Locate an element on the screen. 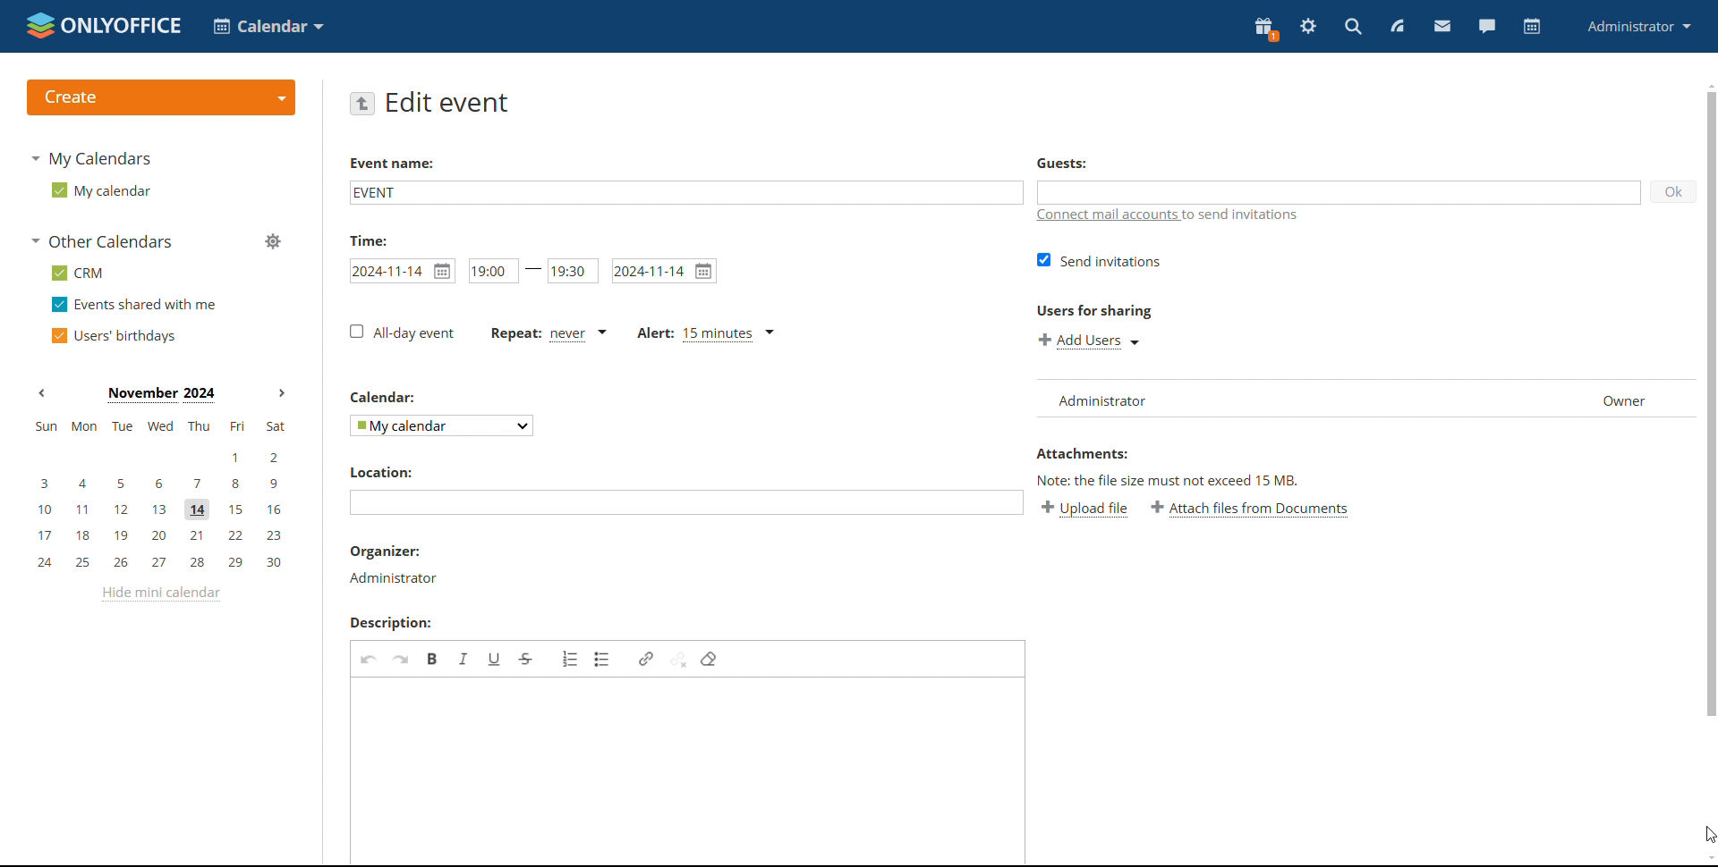 The height and width of the screenshot is (867, 1718). italic is located at coordinates (464, 658).